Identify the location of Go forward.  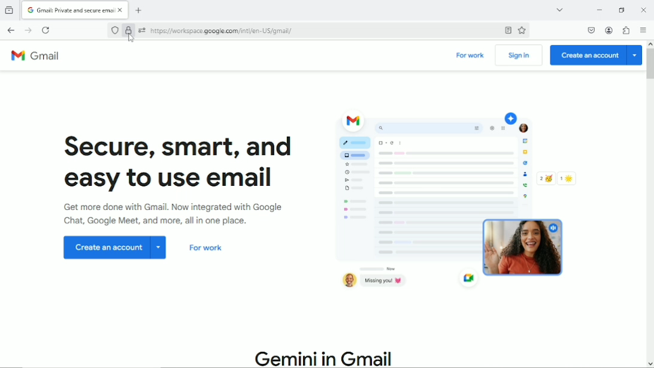
(28, 31).